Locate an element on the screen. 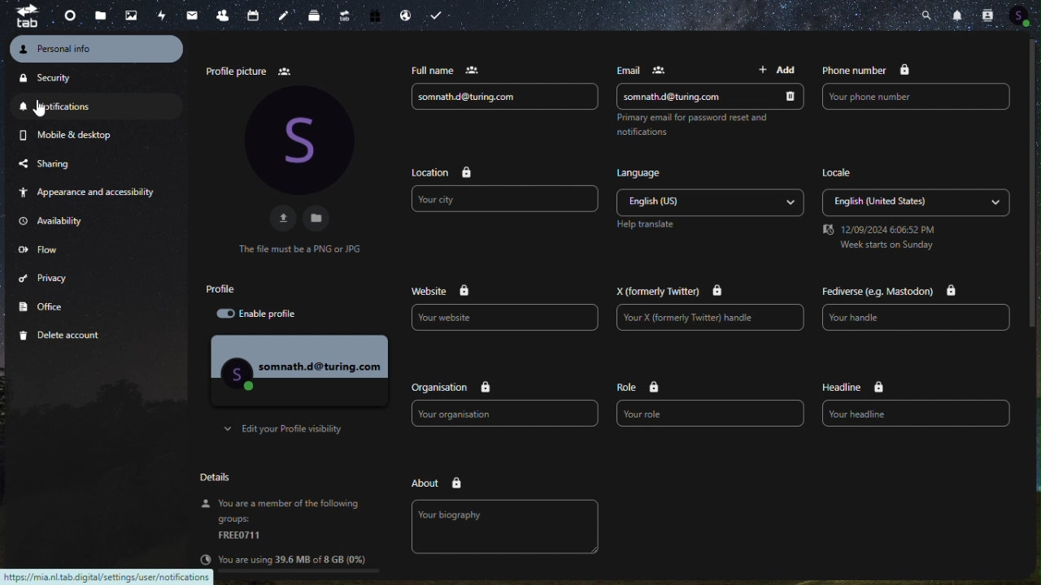 The height and width of the screenshot is (585, 1041). email hosting is located at coordinates (403, 15).